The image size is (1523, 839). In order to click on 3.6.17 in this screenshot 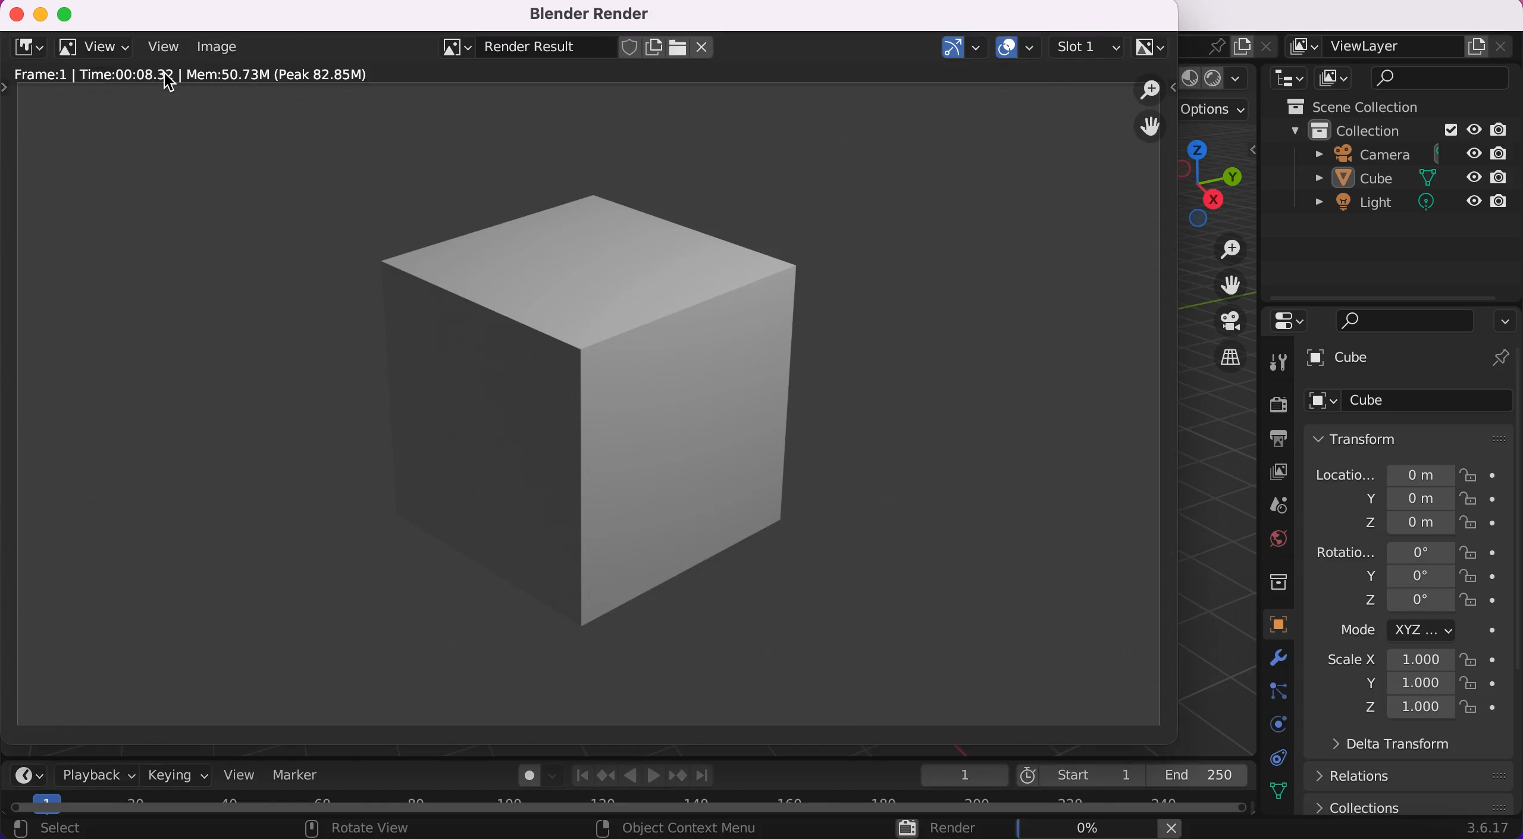, I will do `click(1487, 830)`.